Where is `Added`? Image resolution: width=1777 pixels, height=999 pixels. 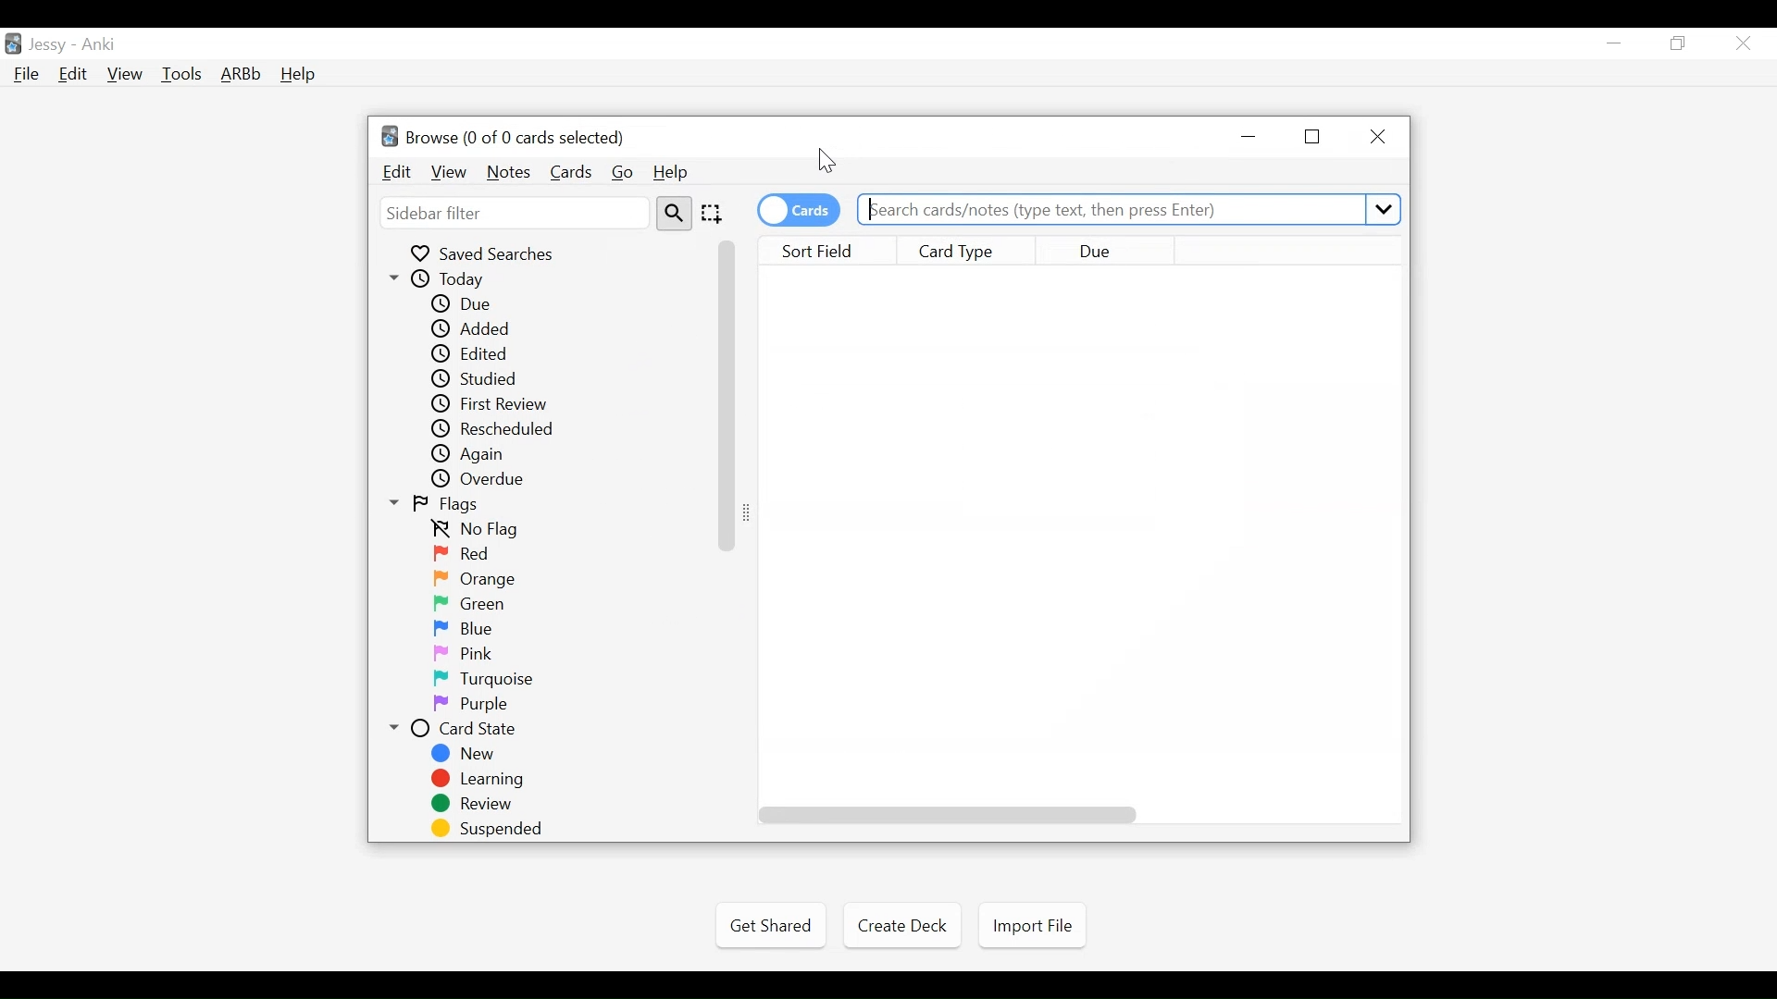
Added is located at coordinates (474, 328).